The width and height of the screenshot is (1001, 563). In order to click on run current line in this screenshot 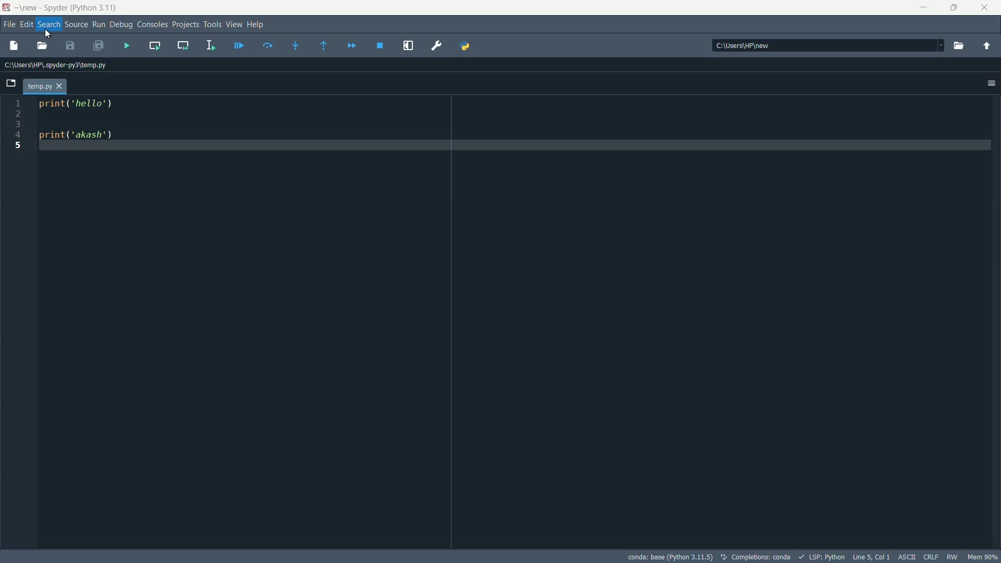, I will do `click(268, 46)`.